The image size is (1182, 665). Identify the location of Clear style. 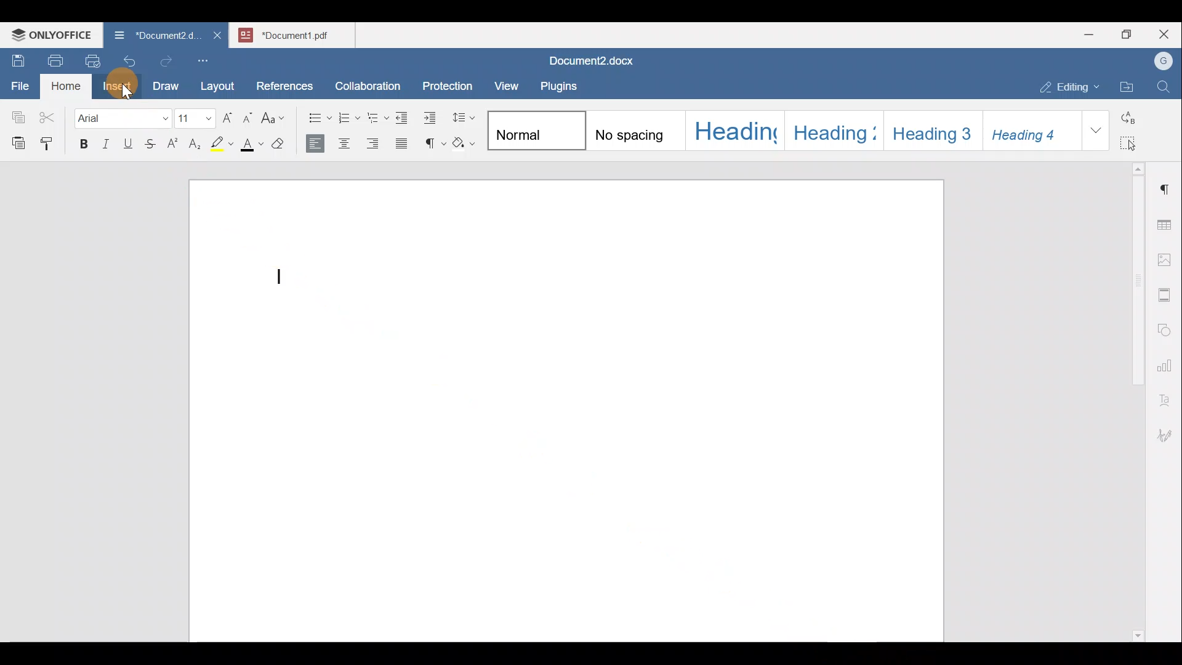
(282, 145).